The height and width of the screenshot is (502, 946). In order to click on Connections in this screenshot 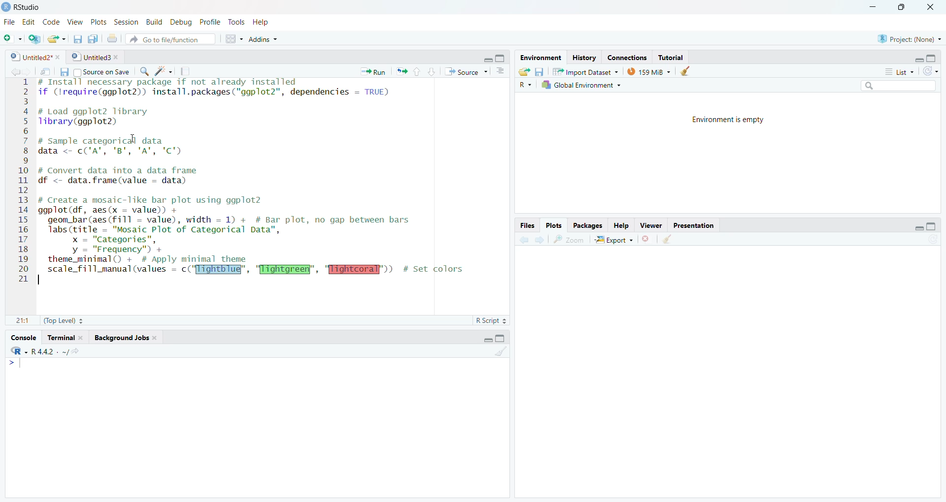, I will do `click(628, 58)`.